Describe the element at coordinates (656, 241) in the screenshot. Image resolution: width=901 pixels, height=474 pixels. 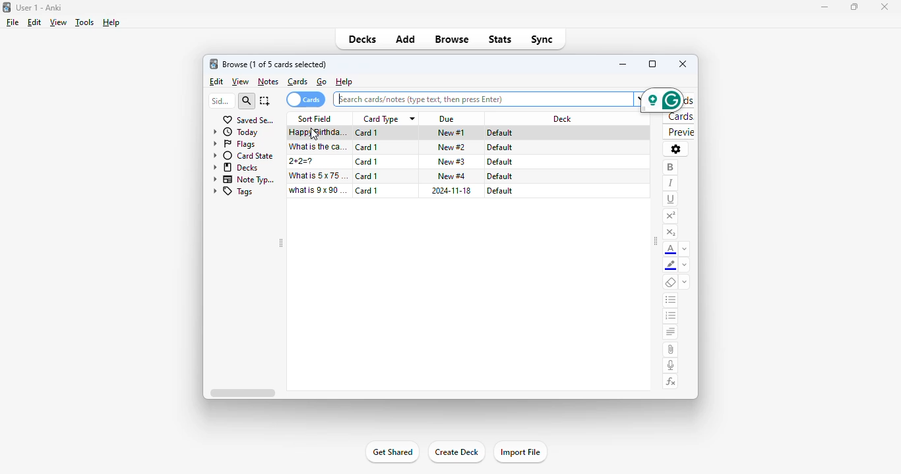
I see `toggle side bar` at that location.